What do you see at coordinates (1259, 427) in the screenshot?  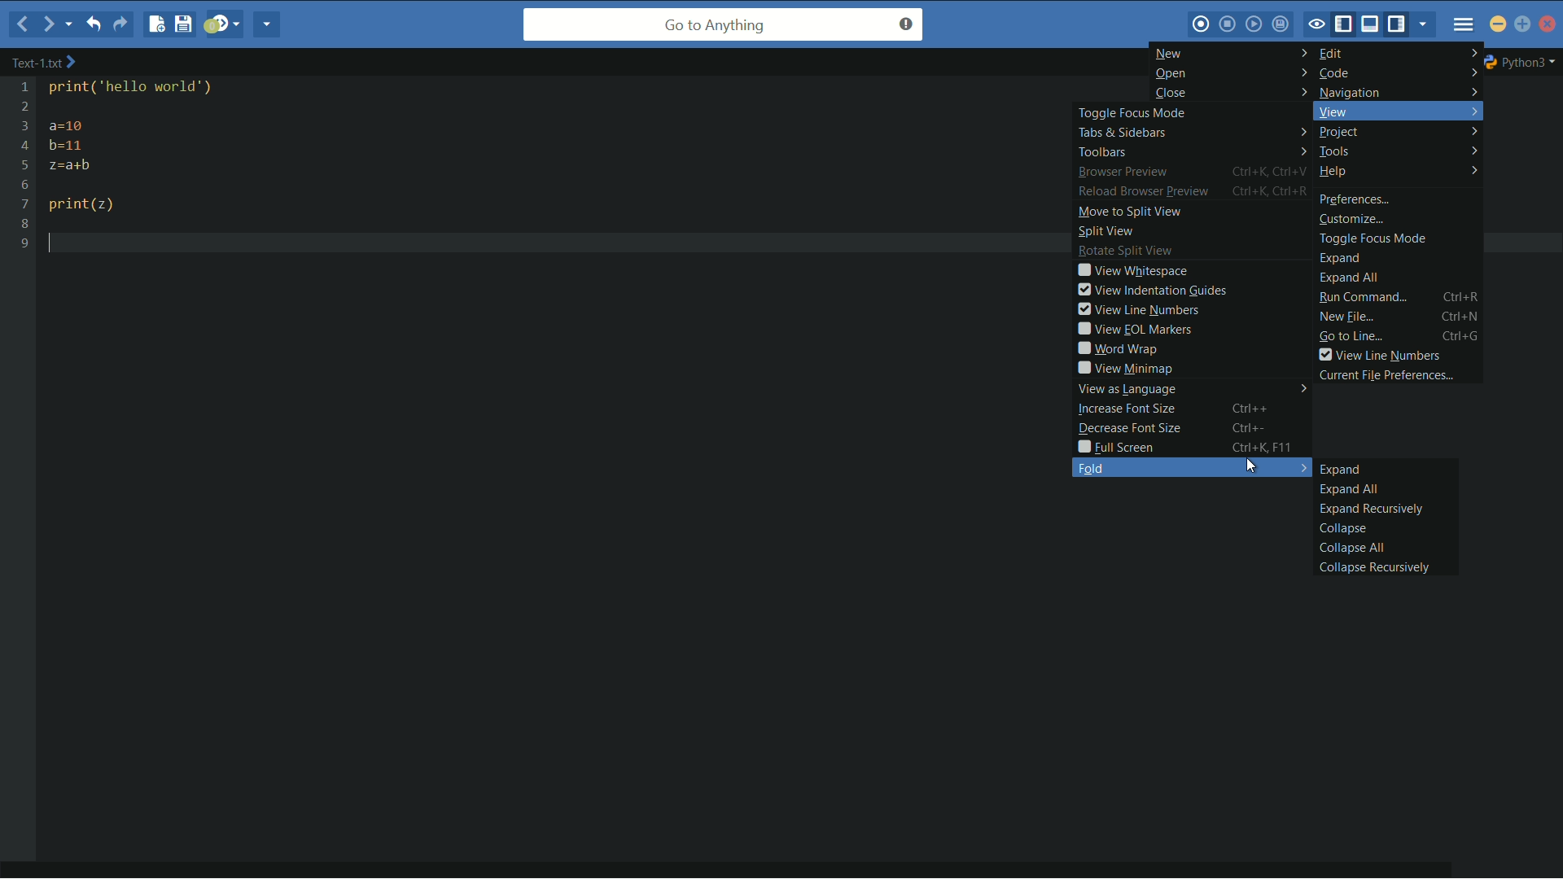 I see `Ctrl+-` at bounding box center [1259, 427].